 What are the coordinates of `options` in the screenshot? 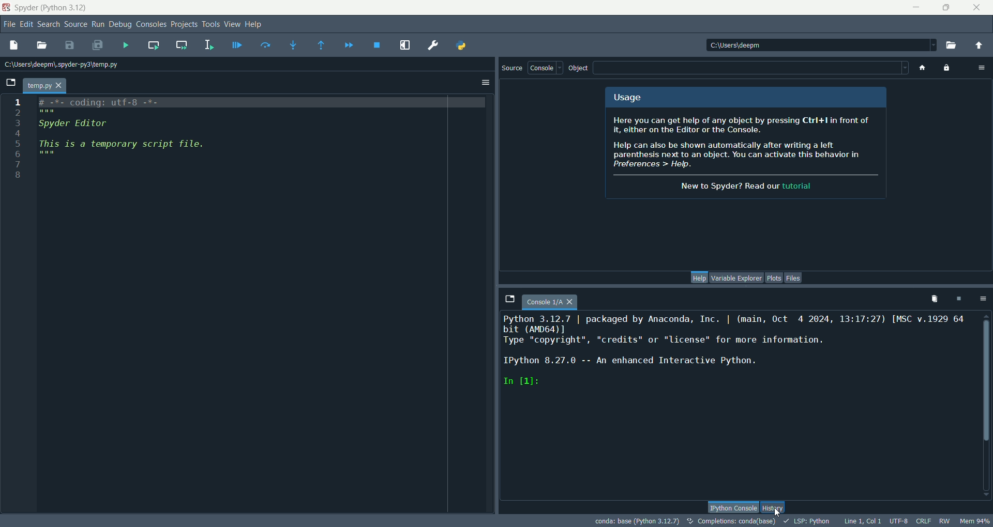 It's located at (982, 69).